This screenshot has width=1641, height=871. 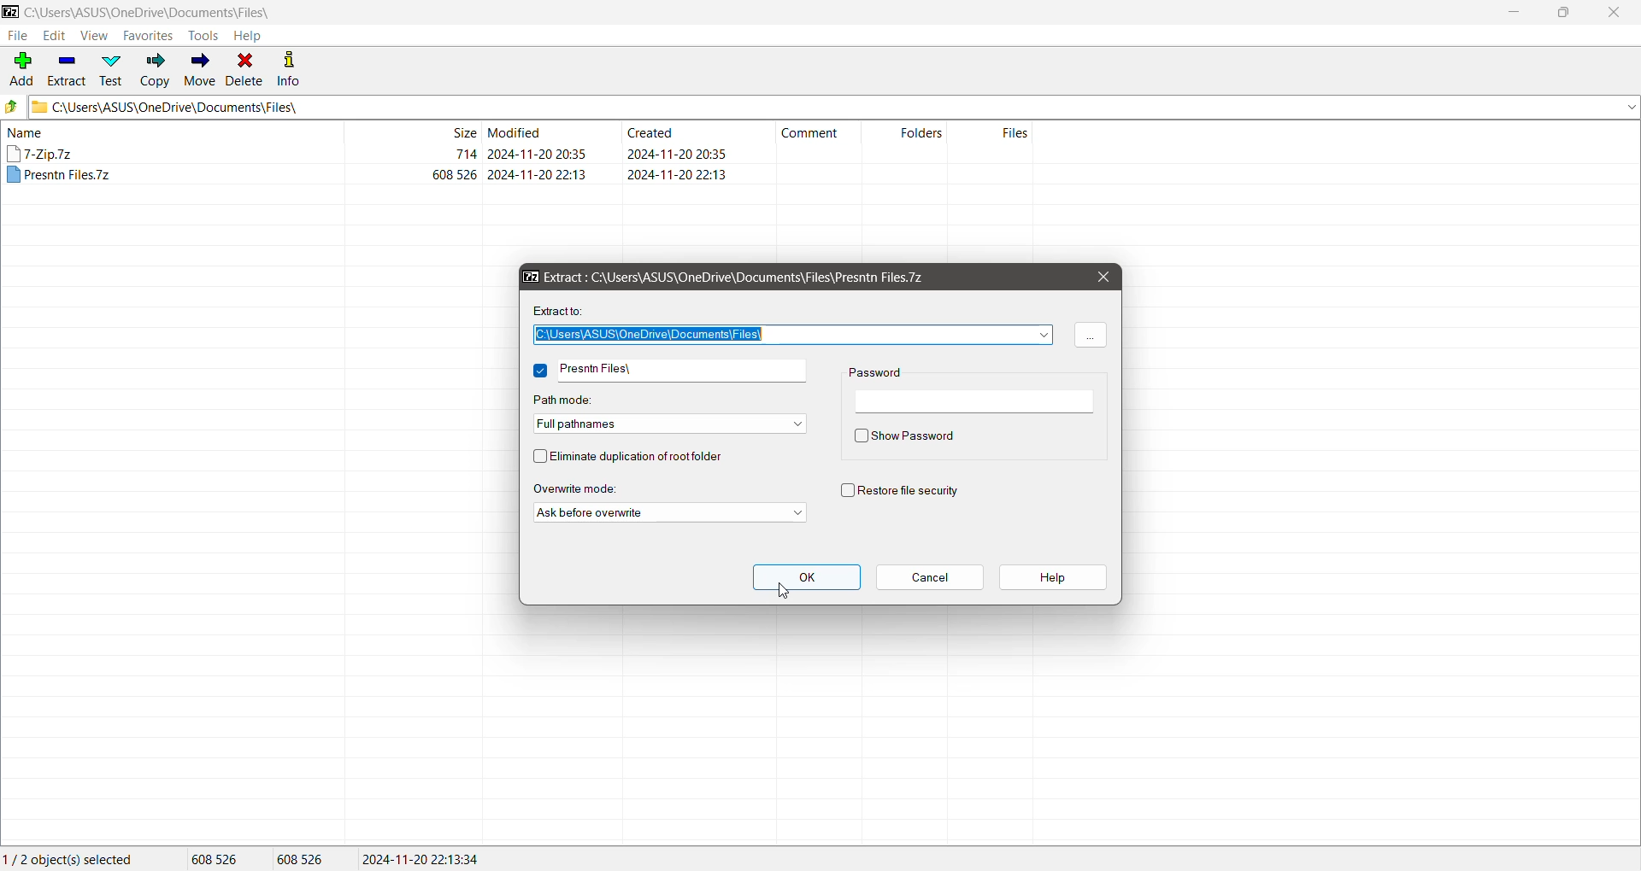 What do you see at coordinates (21, 67) in the screenshot?
I see `Add` at bounding box center [21, 67].